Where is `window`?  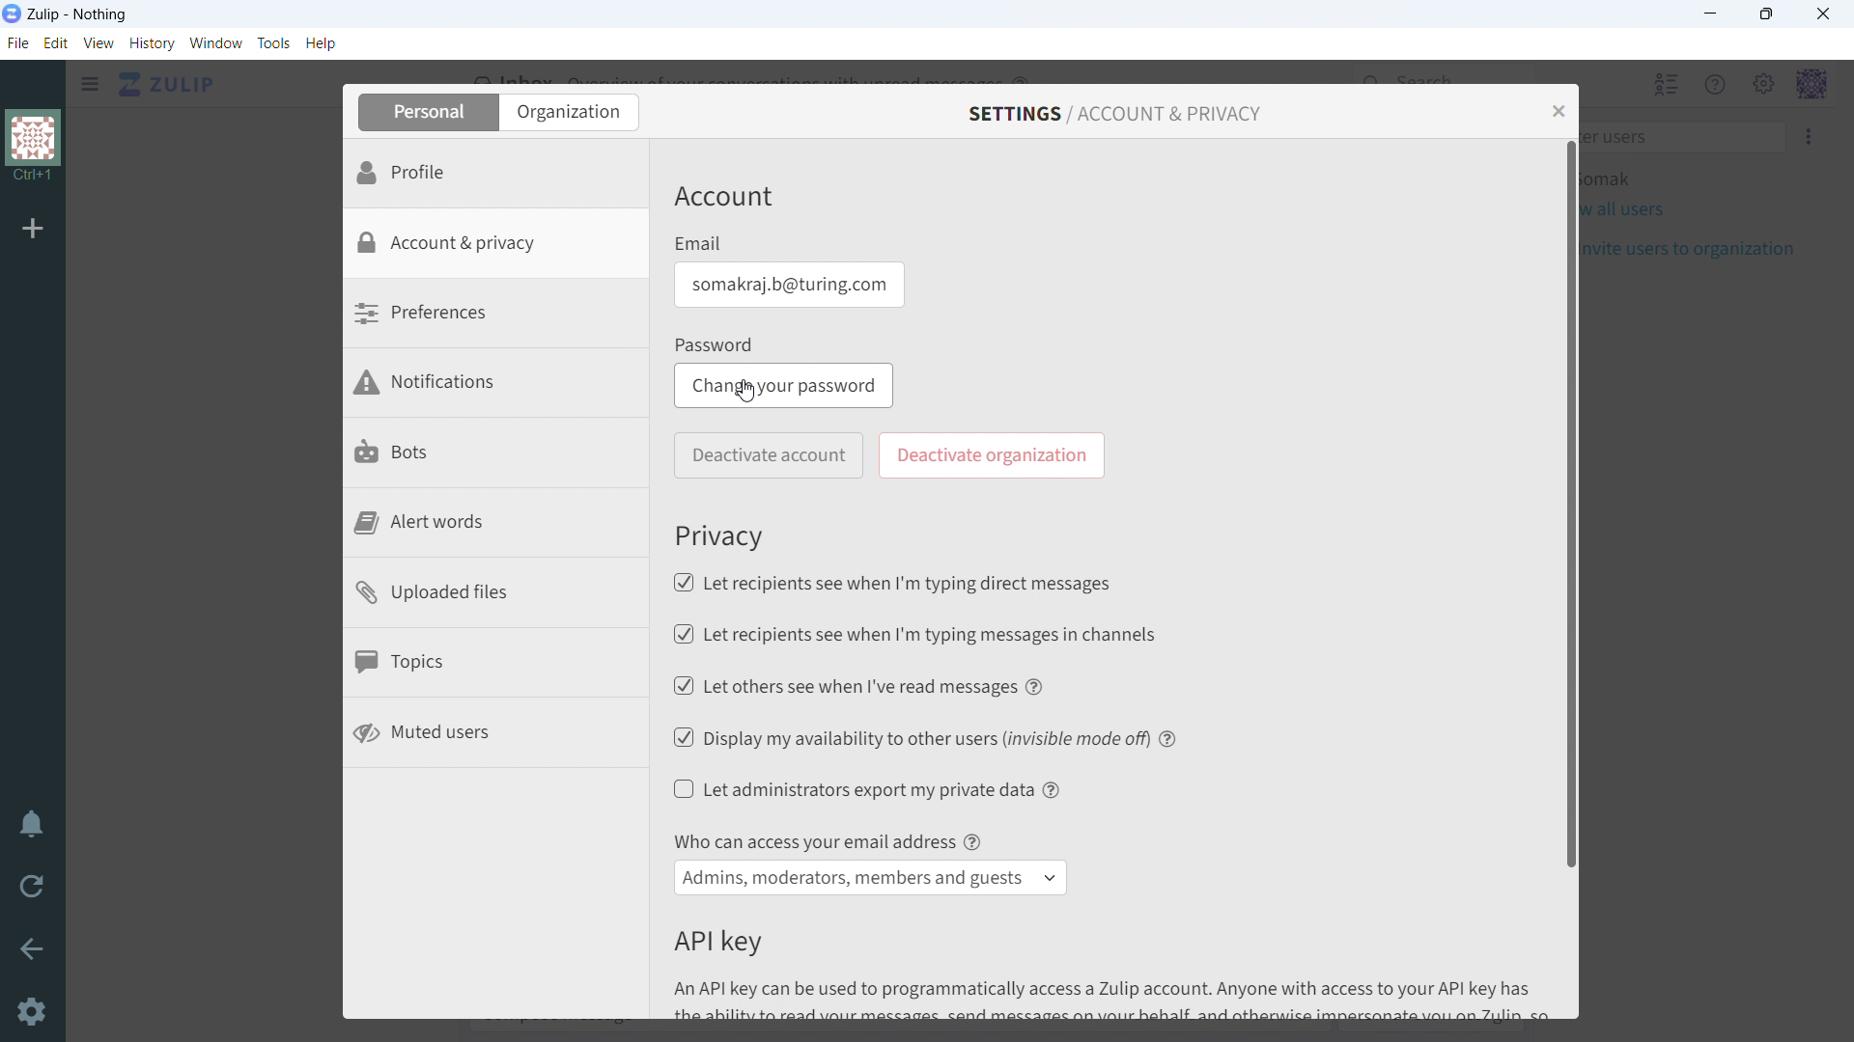 window is located at coordinates (217, 43).